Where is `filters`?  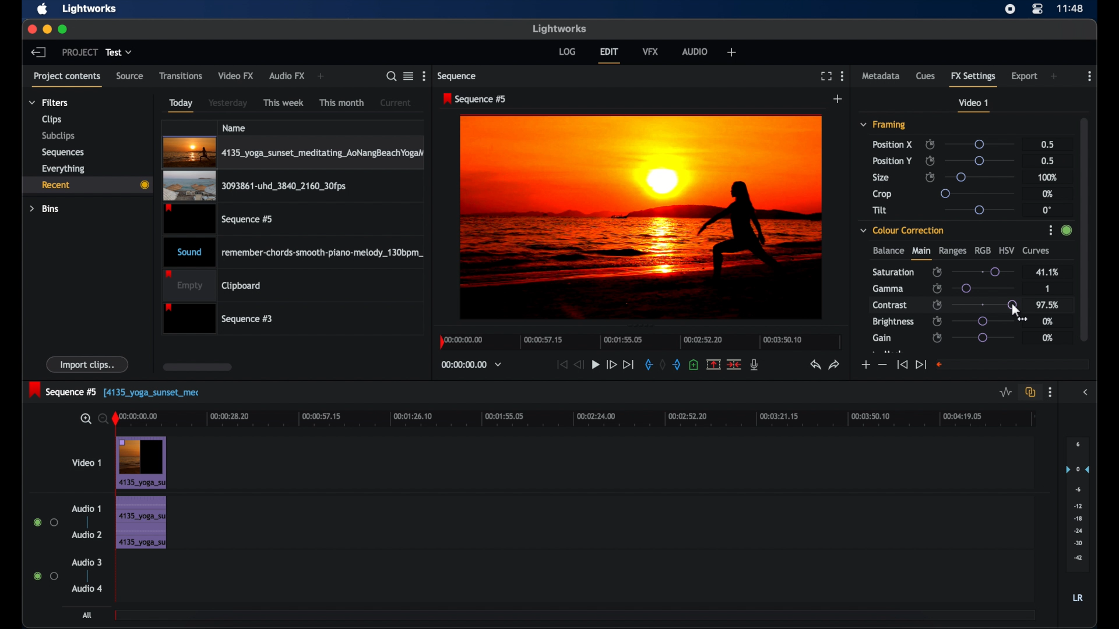
filters is located at coordinates (48, 103).